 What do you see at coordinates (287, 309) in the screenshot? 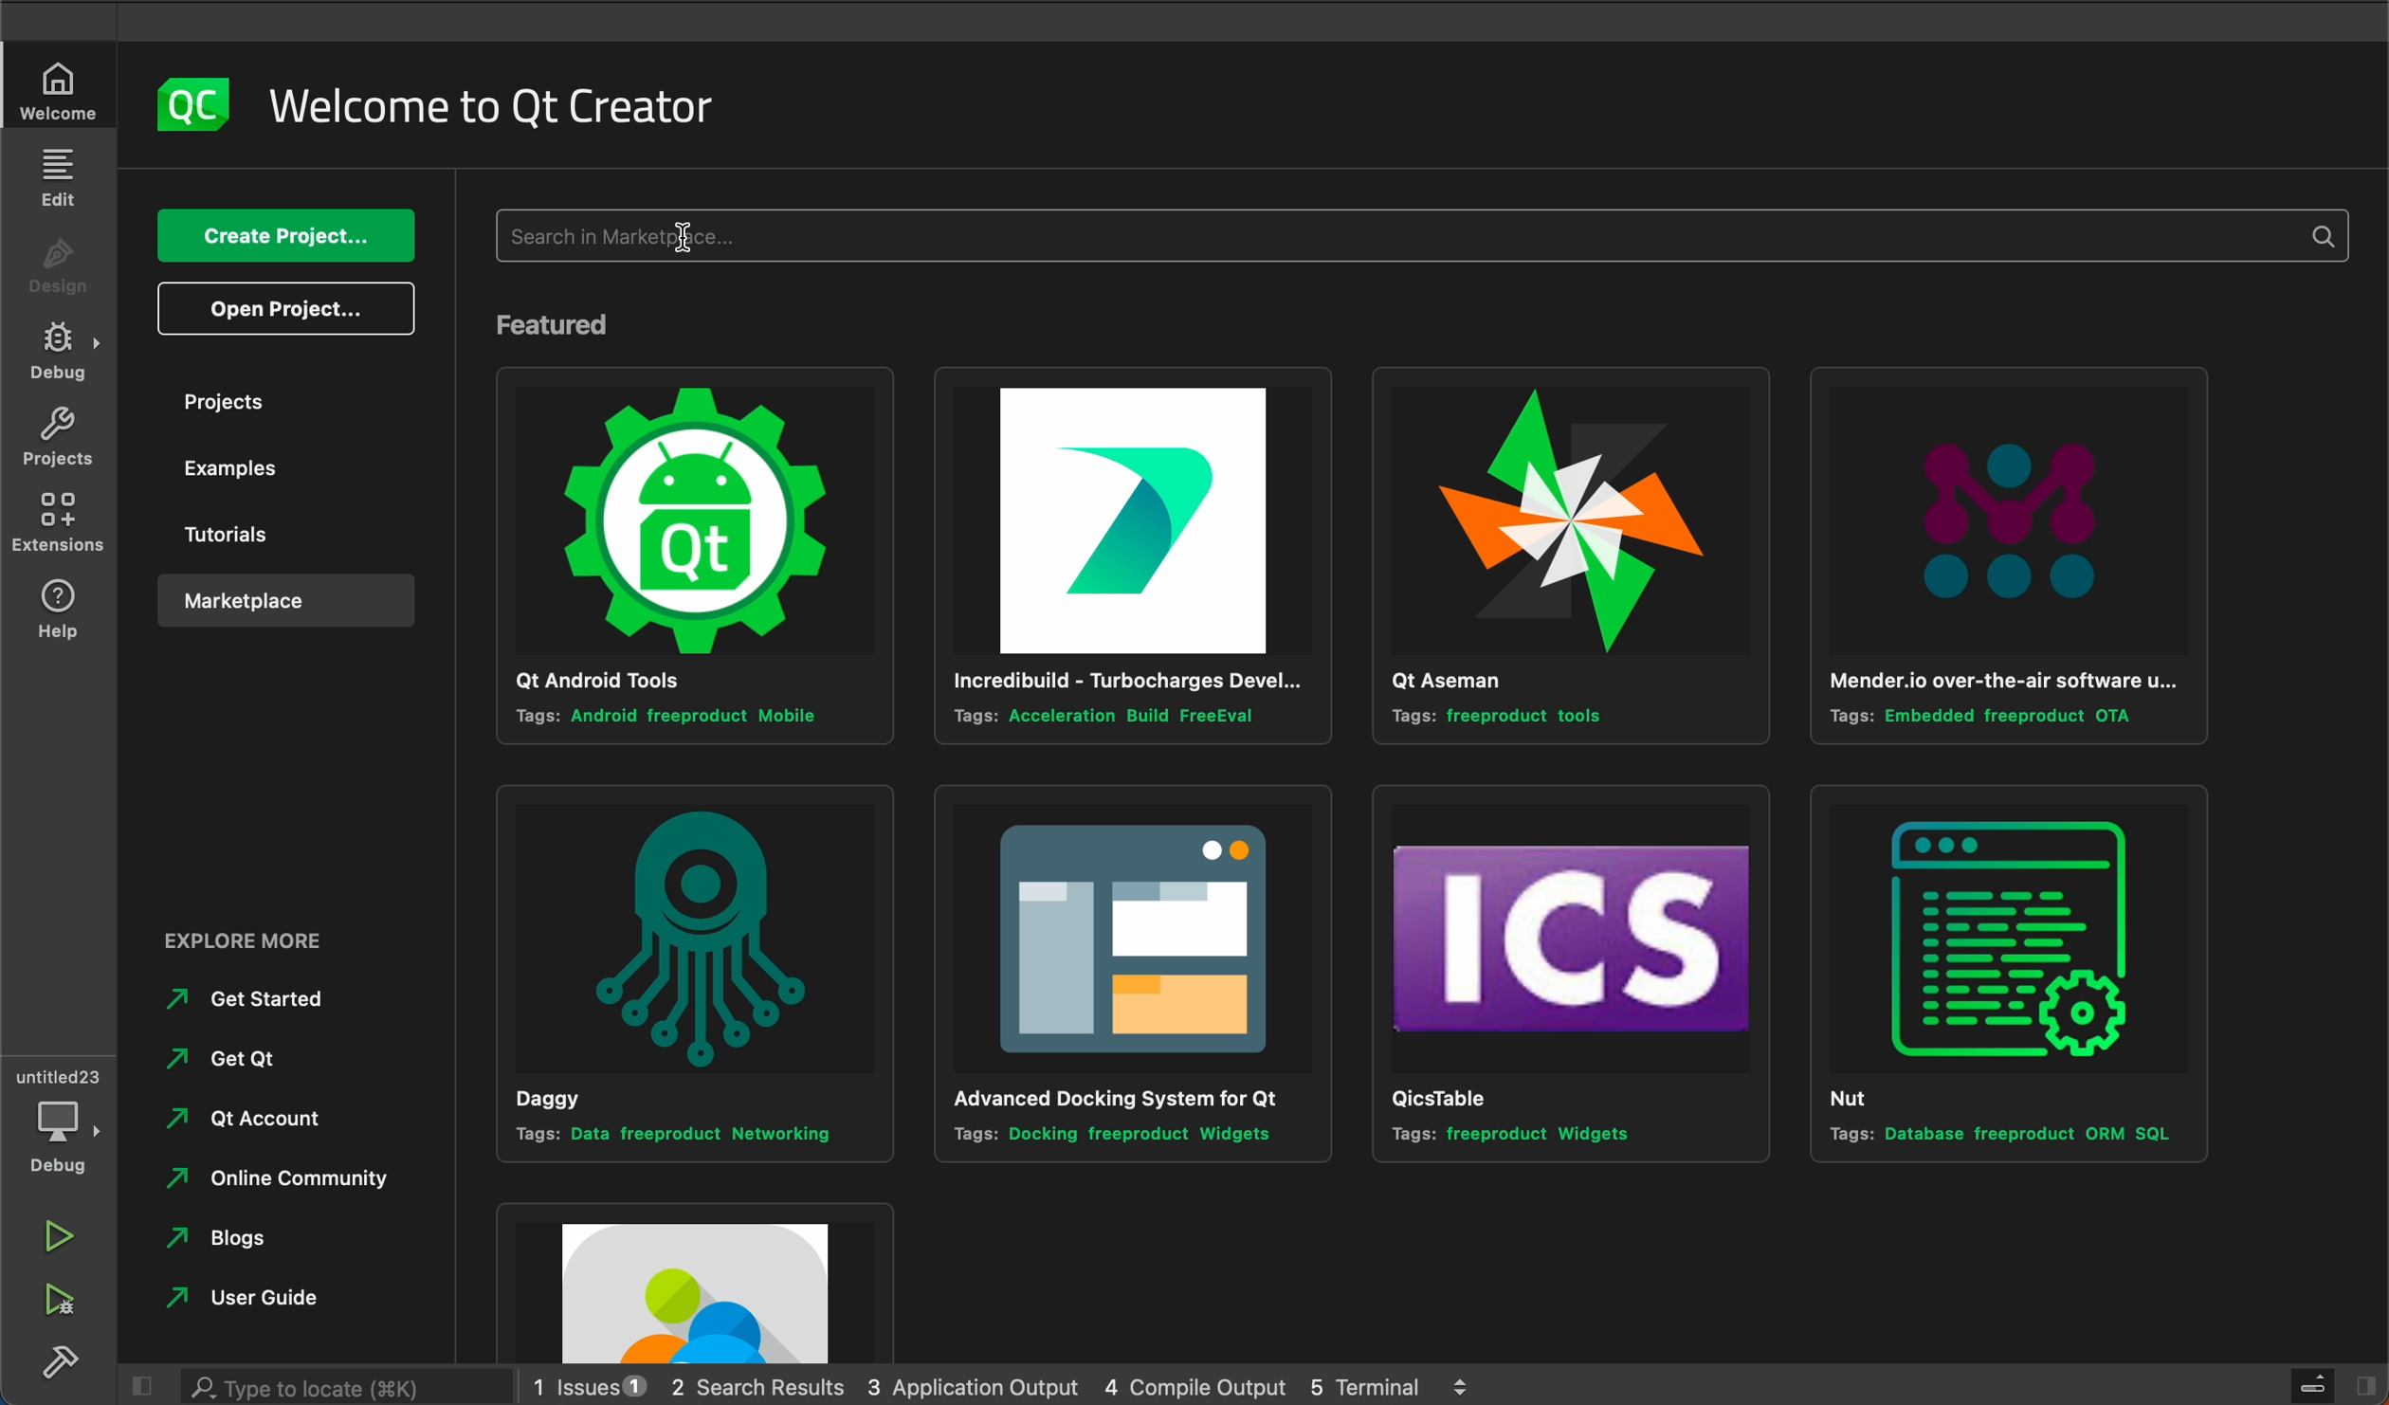
I see `open projects` at bounding box center [287, 309].